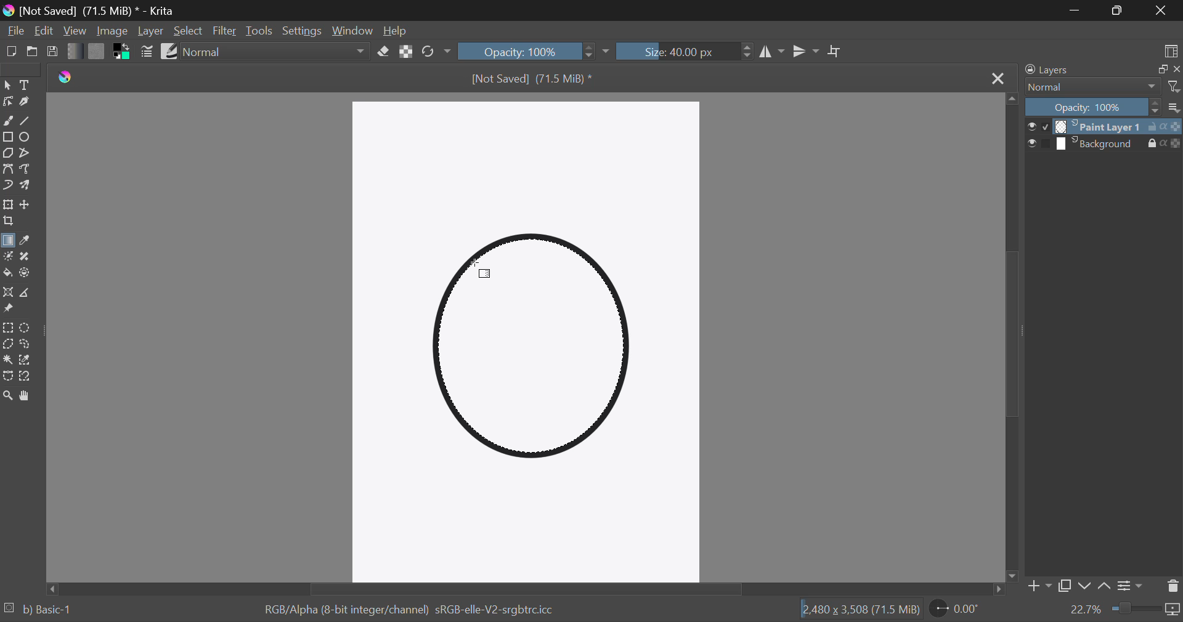 Image resolution: width=1183 pixels, height=622 pixels. Describe the element at coordinates (9, 139) in the screenshot. I see `Rectangle` at that location.